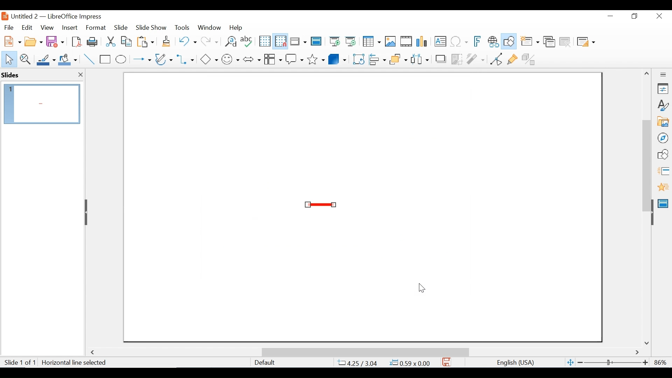 The image size is (672, 378). What do you see at coordinates (662, 362) in the screenshot?
I see `86%` at bounding box center [662, 362].